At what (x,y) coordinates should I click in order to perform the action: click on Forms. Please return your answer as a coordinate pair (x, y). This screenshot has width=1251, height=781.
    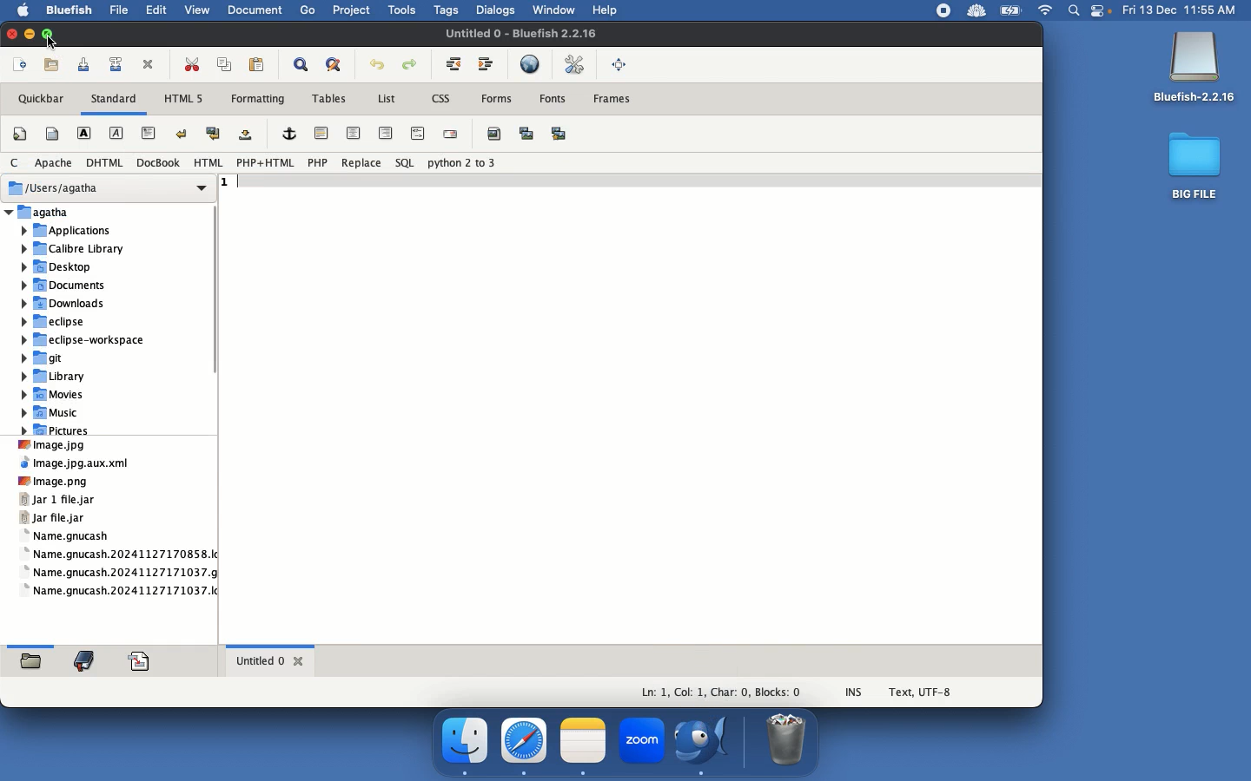
    Looking at the image, I should click on (497, 97).